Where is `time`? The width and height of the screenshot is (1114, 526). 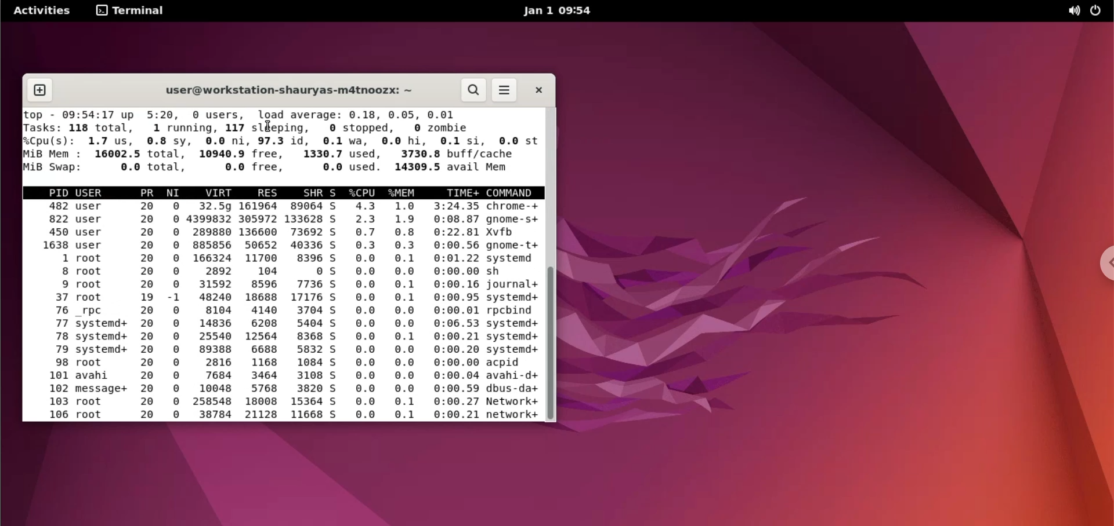
time is located at coordinates (454, 312).